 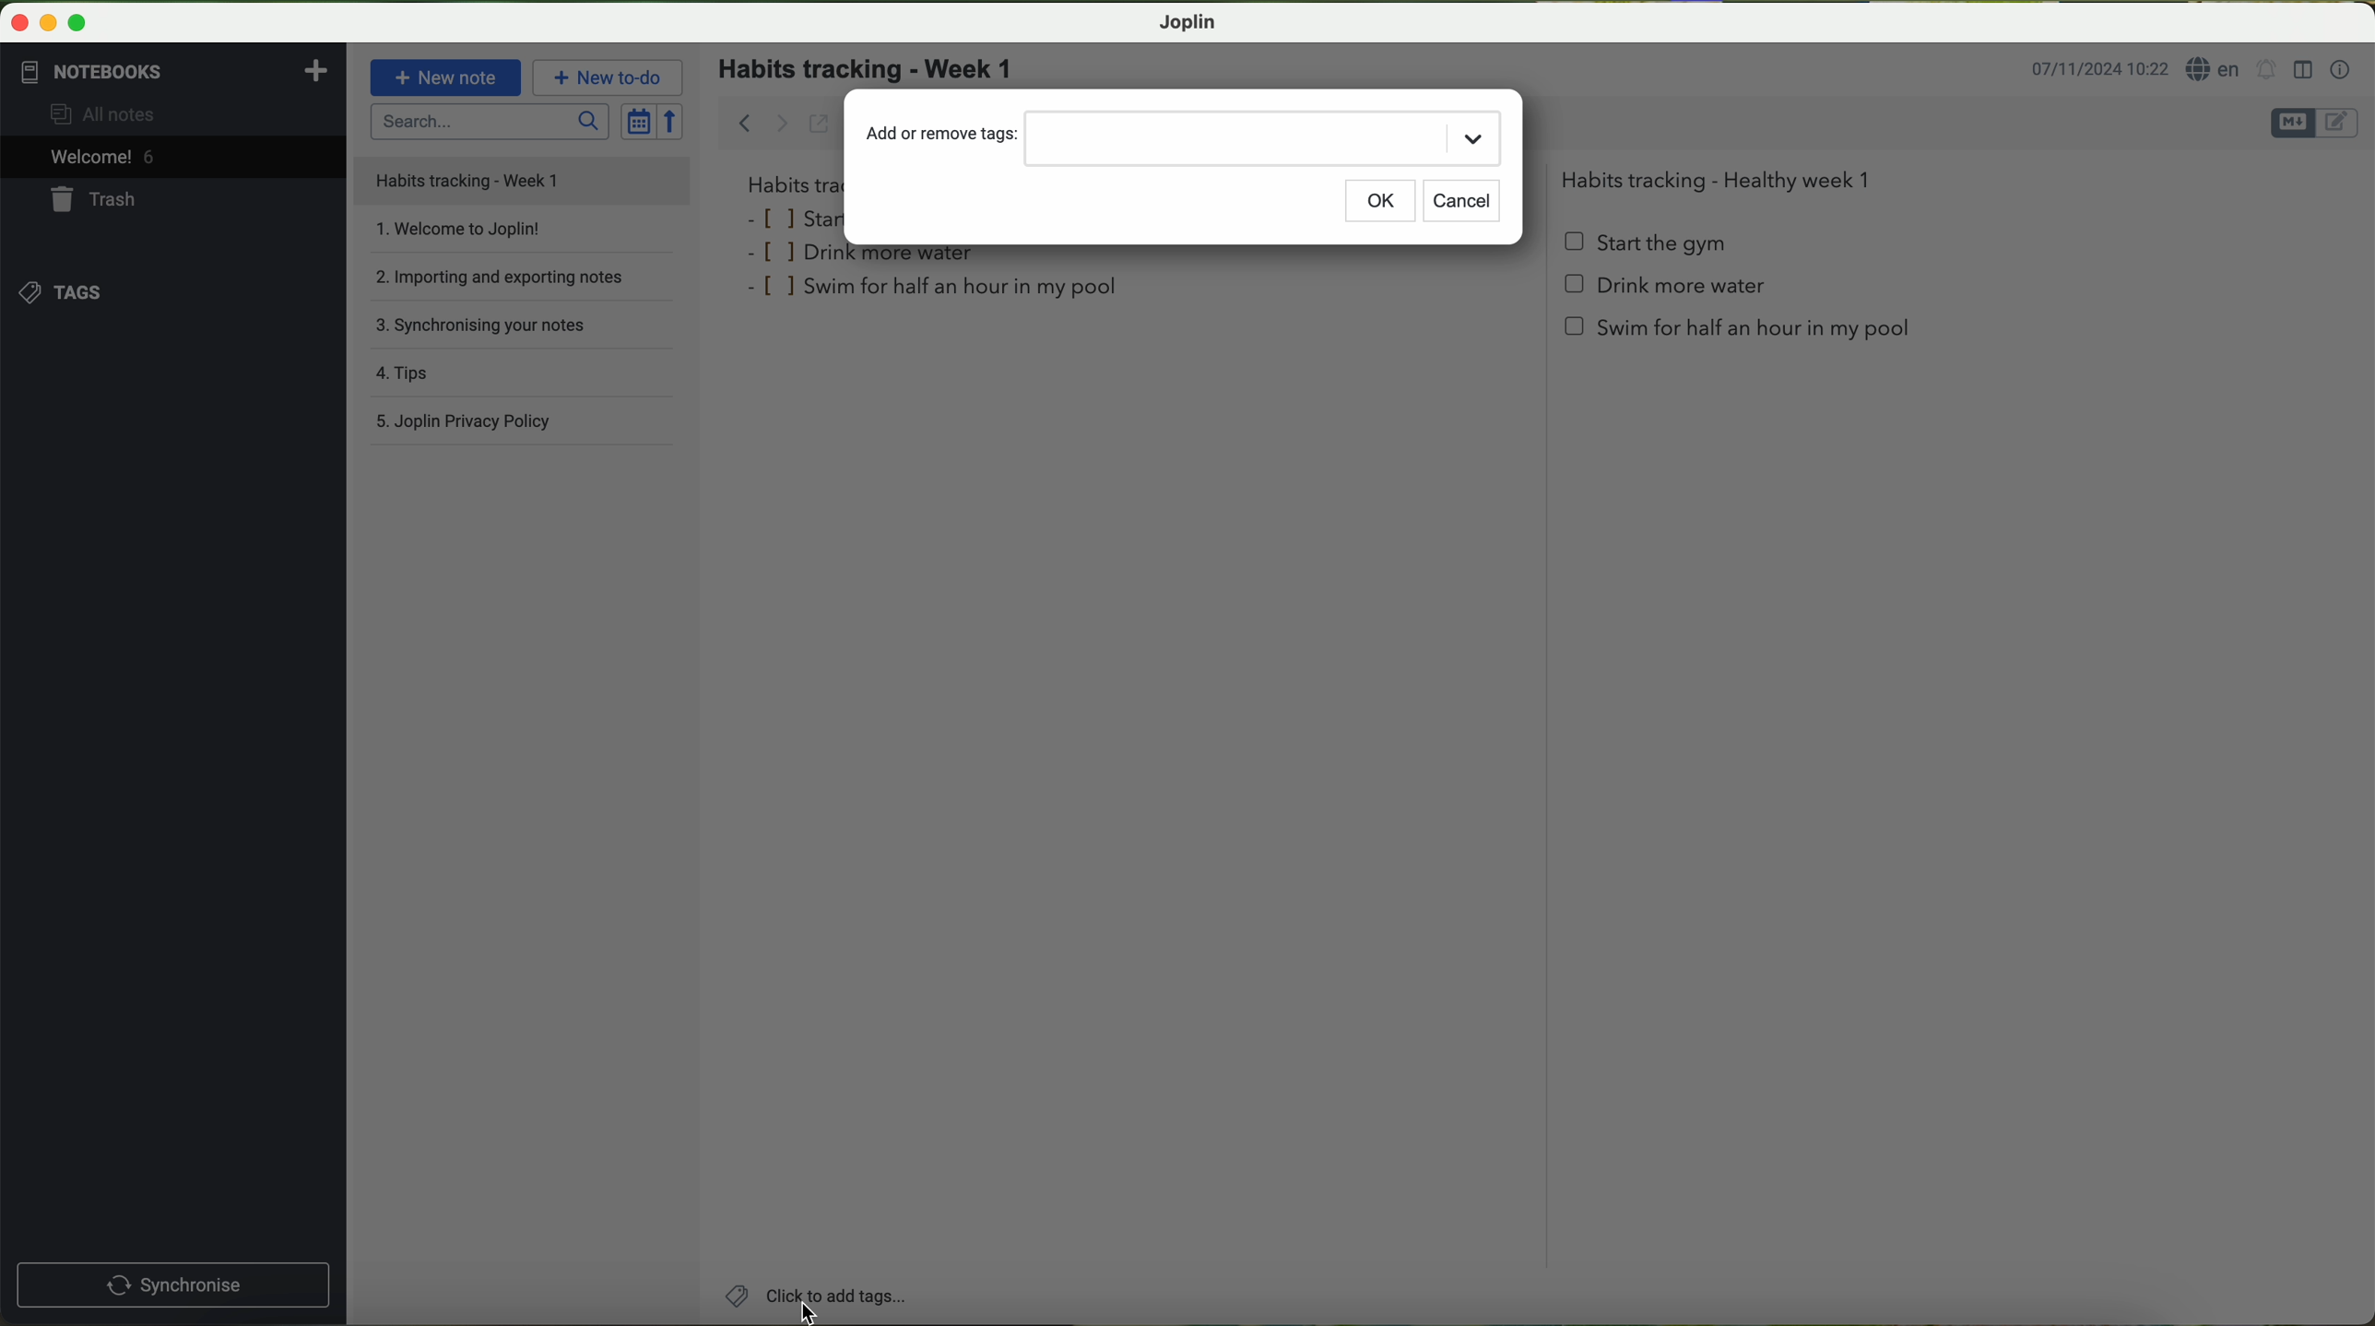 I want to click on tips, so click(x=526, y=377).